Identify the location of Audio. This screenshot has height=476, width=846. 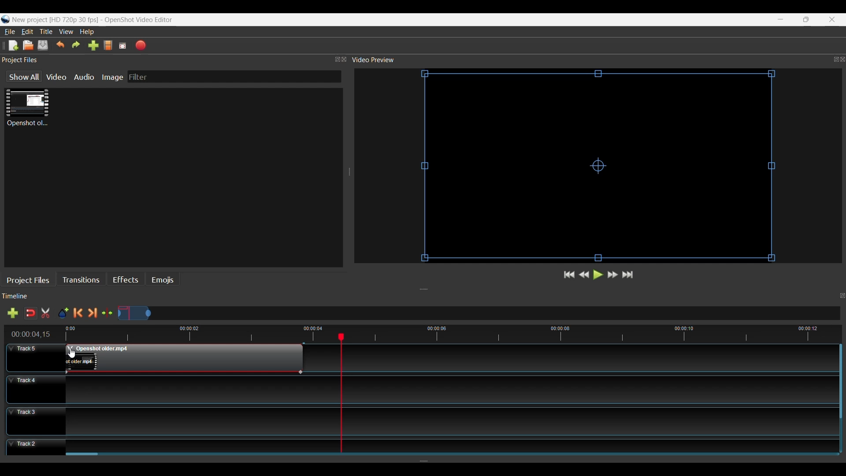
(85, 77).